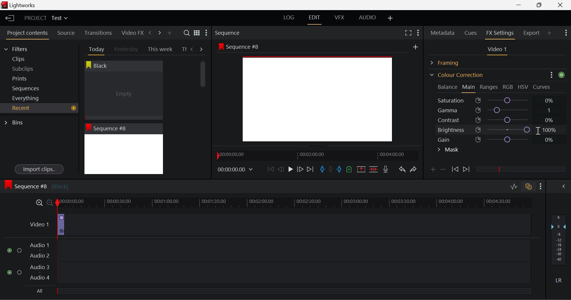  I want to click on Prints, so click(28, 77).